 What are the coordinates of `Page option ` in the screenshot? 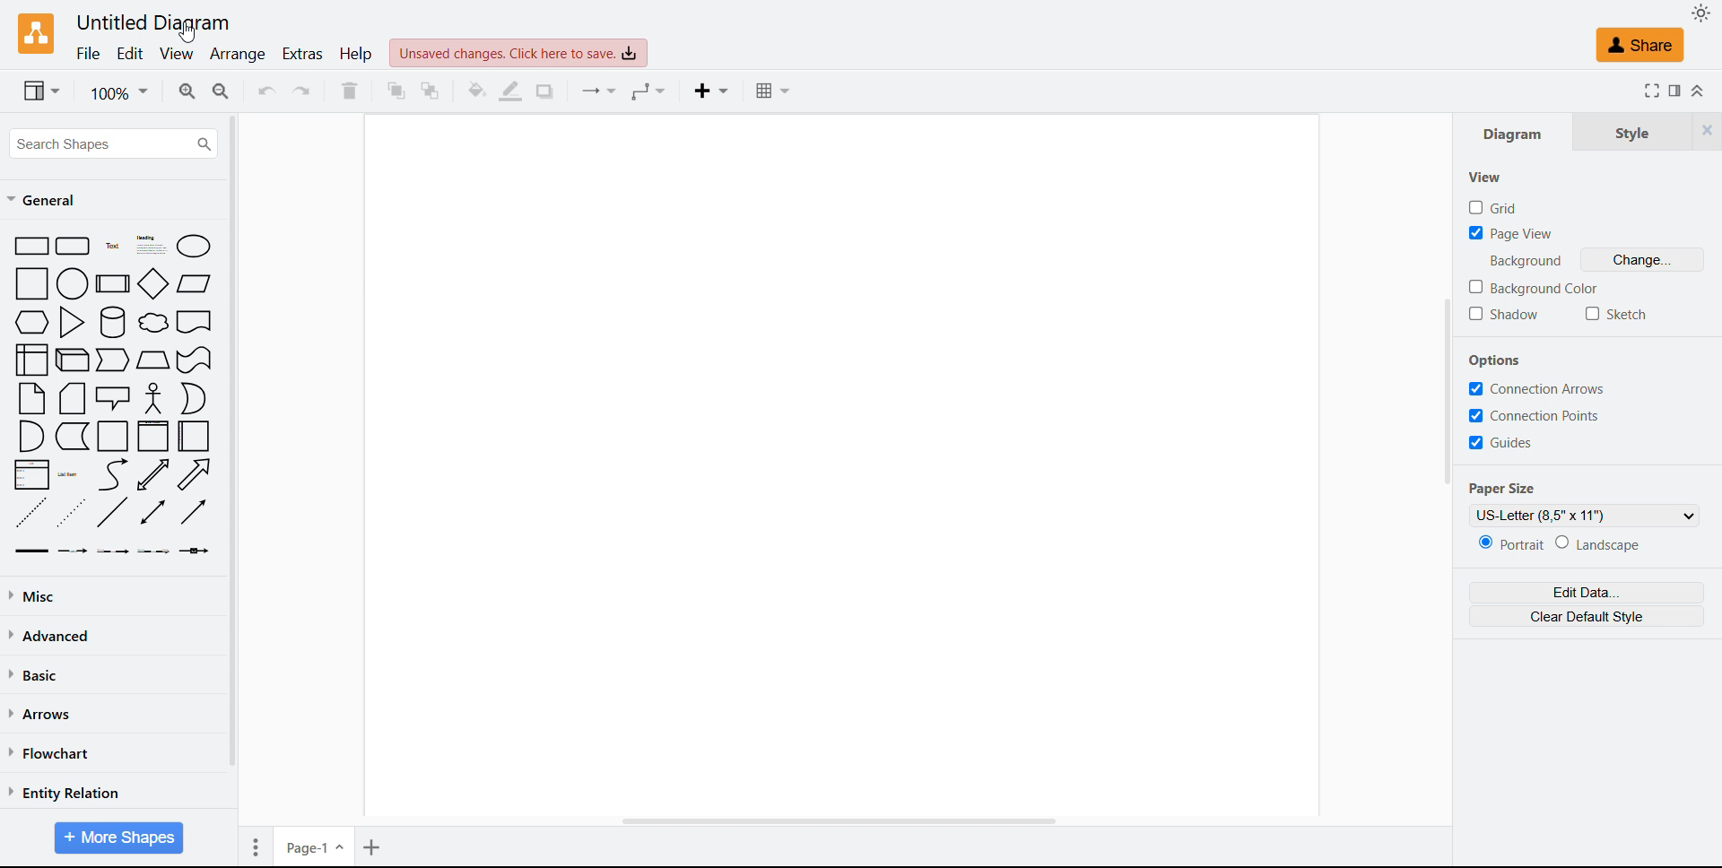 It's located at (256, 846).